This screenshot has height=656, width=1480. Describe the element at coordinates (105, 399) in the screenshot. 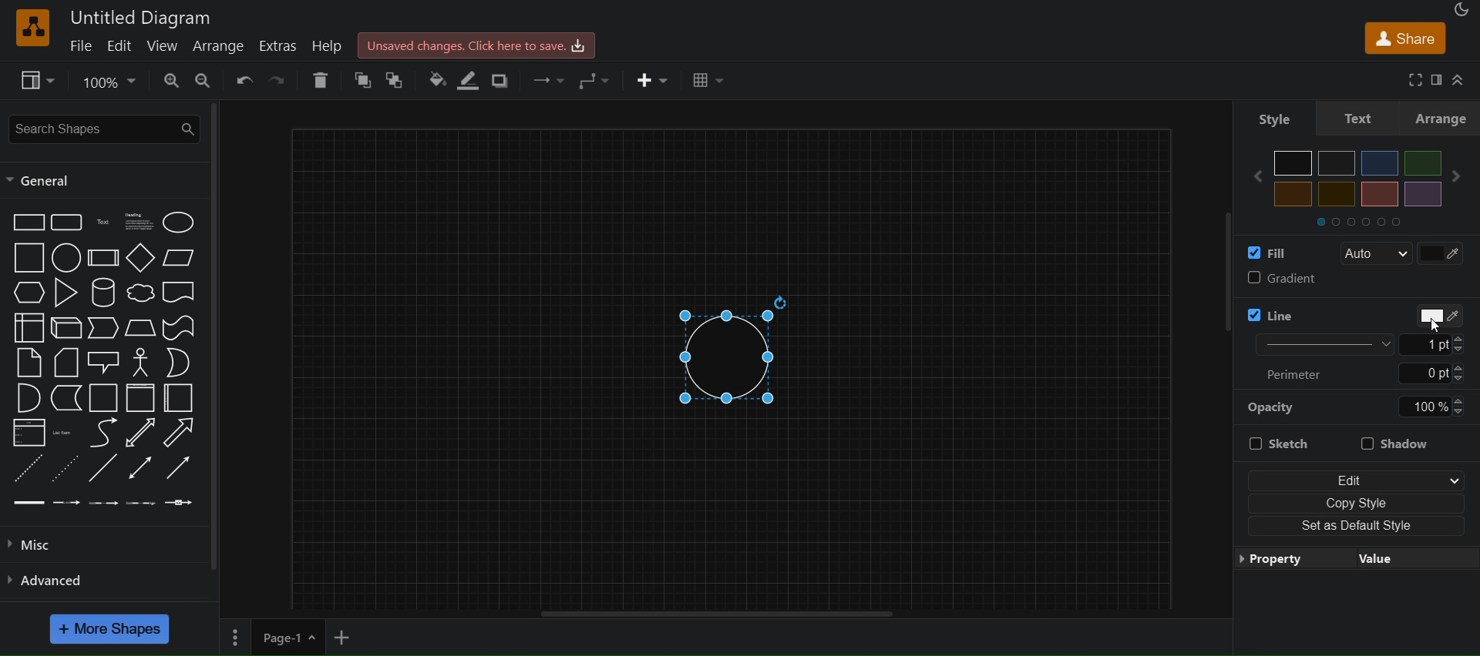

I see `container` at that location.